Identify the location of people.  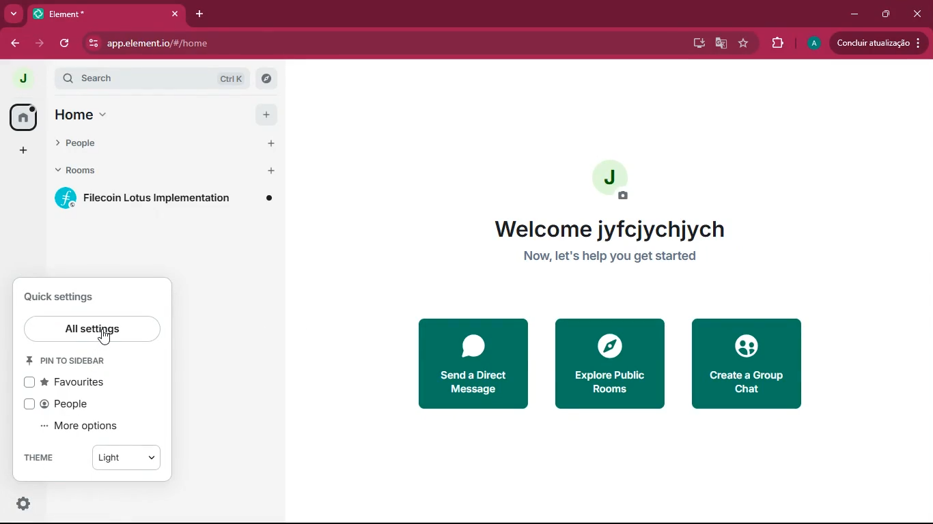
(142, 146).